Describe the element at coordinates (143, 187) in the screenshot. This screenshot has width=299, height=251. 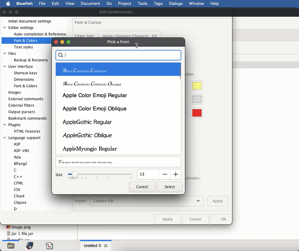
I see `cancel` at that location.